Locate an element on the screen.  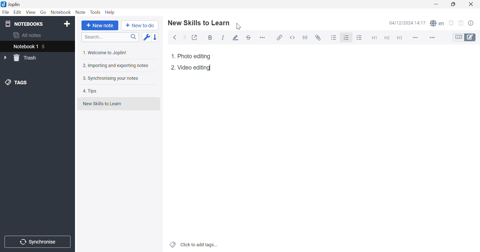
Note is located at coordinates (80, 12).